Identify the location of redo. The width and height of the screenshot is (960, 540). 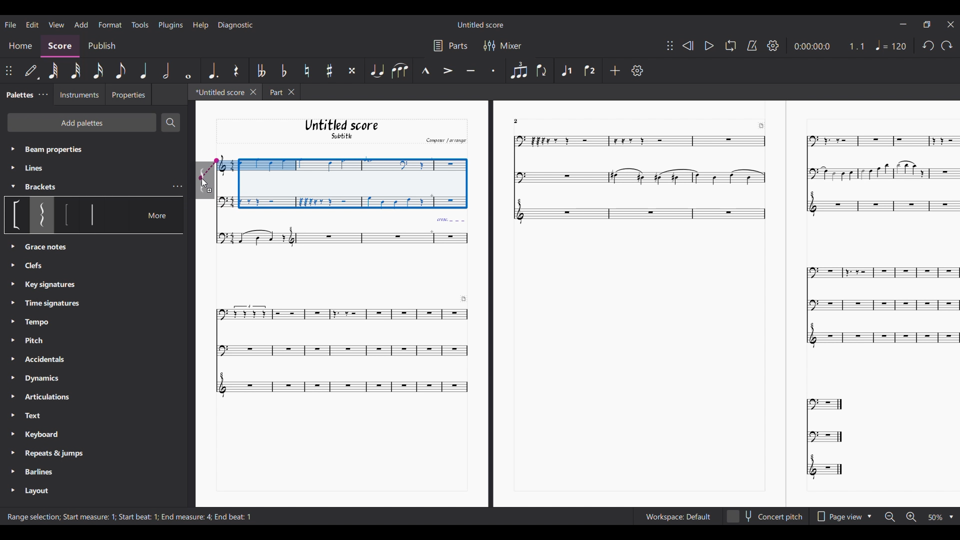
(927, 48).